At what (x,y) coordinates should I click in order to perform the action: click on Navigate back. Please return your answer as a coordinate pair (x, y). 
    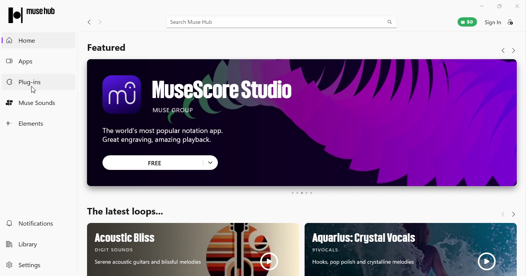
    Looking at the image, I should click on (90, 22).